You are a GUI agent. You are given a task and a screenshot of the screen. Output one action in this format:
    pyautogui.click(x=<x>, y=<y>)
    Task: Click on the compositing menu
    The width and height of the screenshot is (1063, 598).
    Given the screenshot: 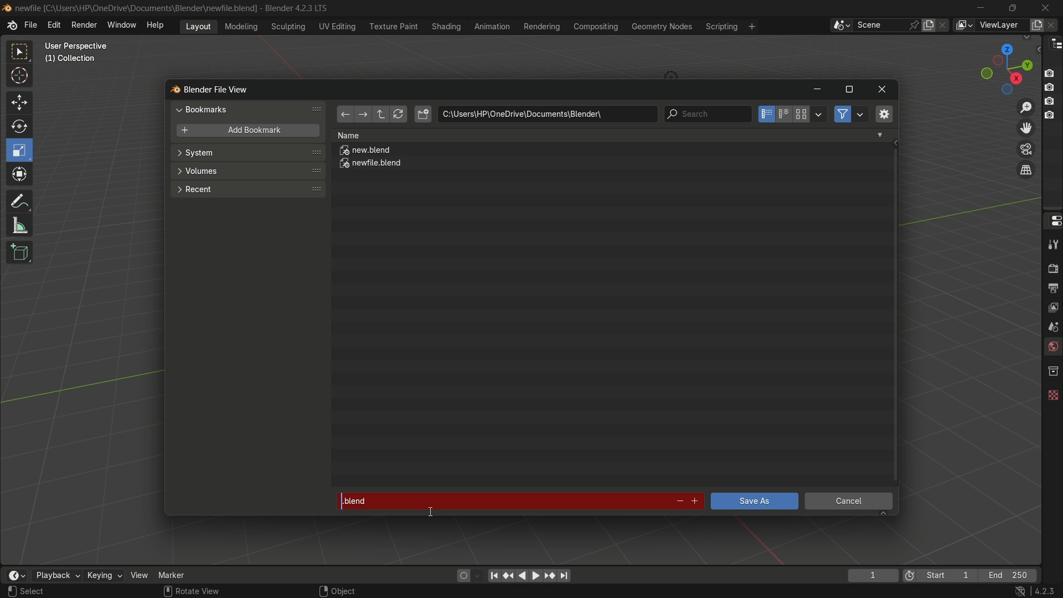 What is the action you would take?
    pyautogui.click(x=597, y=26)
    